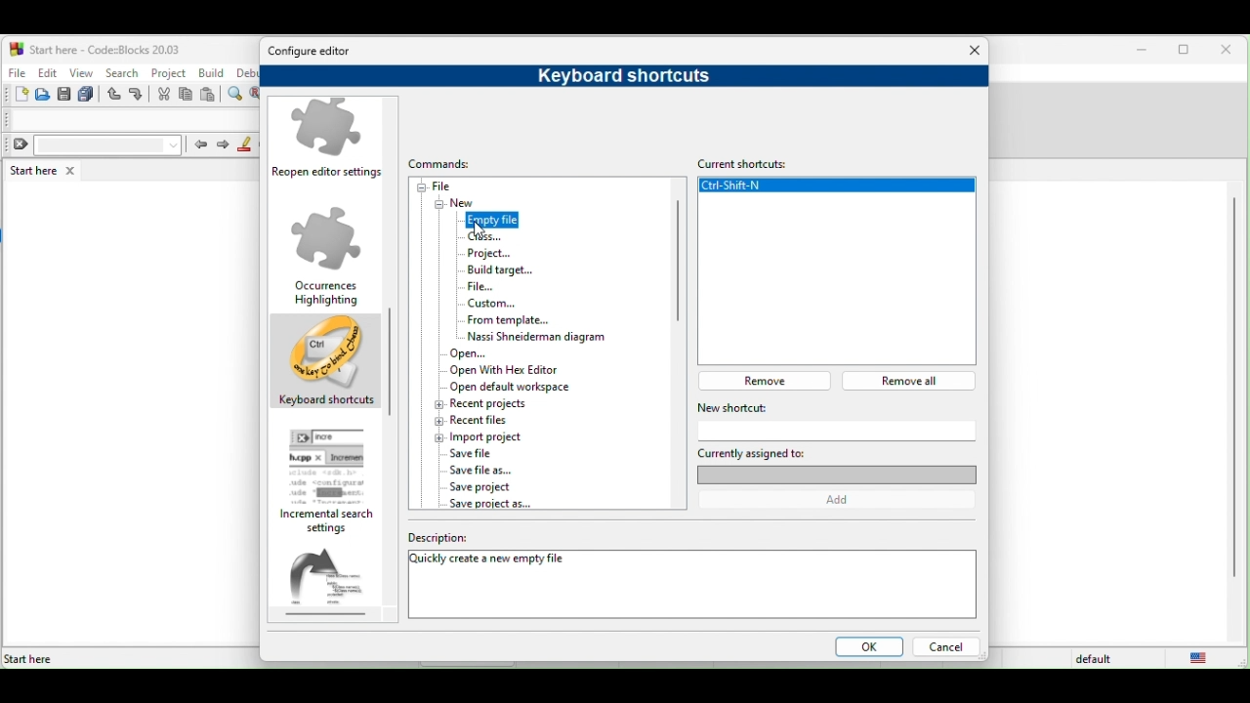 The image size is (1250, 703). I want to click on incremental search setting, so click(333, 481).